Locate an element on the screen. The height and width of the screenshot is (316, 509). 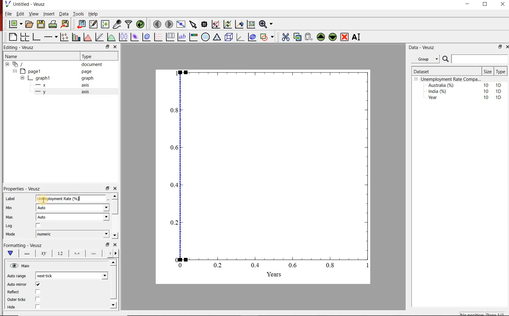
close is located at coordinates (507, 46).